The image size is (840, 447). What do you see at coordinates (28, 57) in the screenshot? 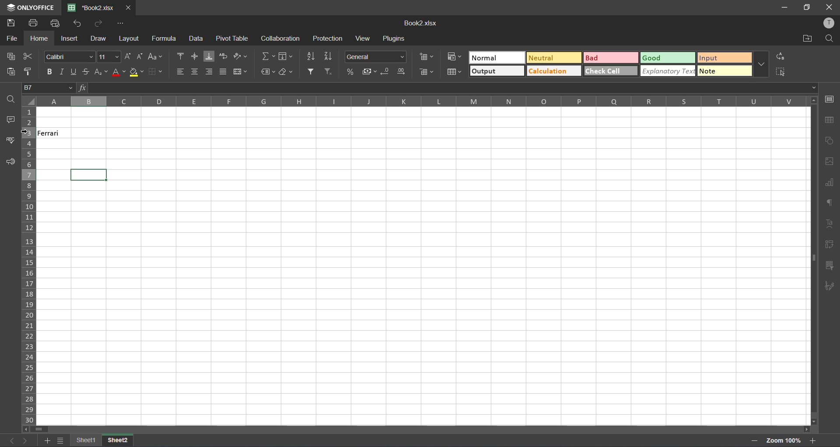
I see `cut` at bounding box center [28, 57].